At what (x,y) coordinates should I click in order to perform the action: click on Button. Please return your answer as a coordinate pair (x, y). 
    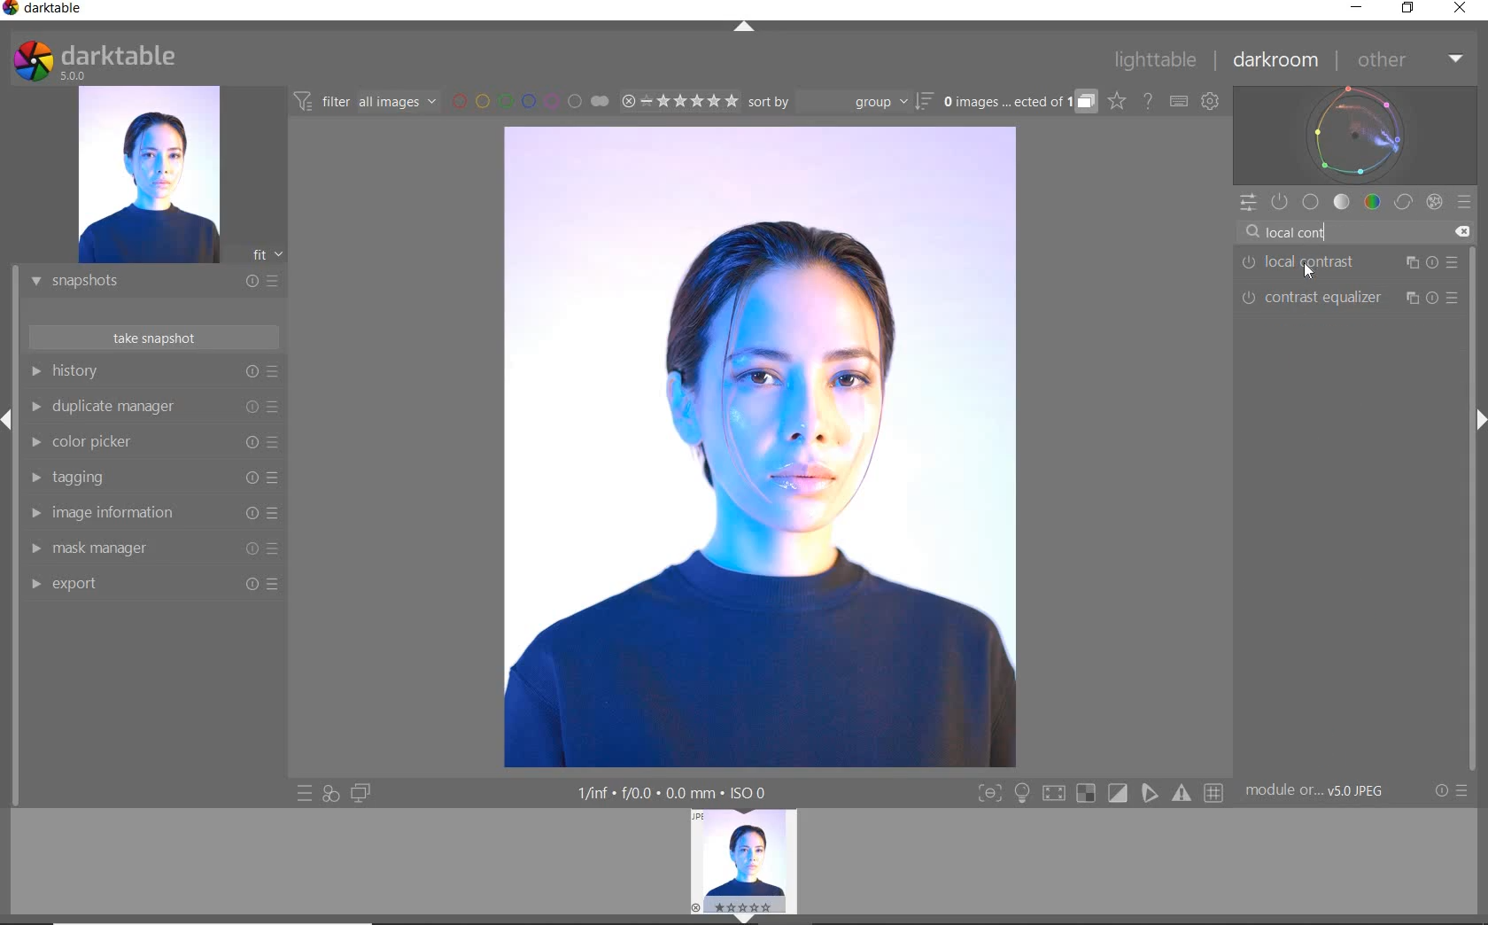
    Looking at the image, I should click on (1053, 796).